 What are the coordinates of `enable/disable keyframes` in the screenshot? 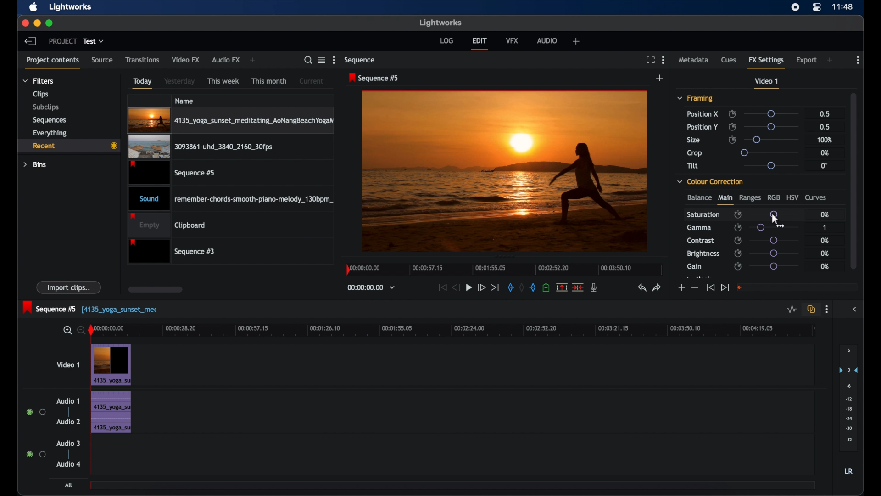 It's located at (738, 240).